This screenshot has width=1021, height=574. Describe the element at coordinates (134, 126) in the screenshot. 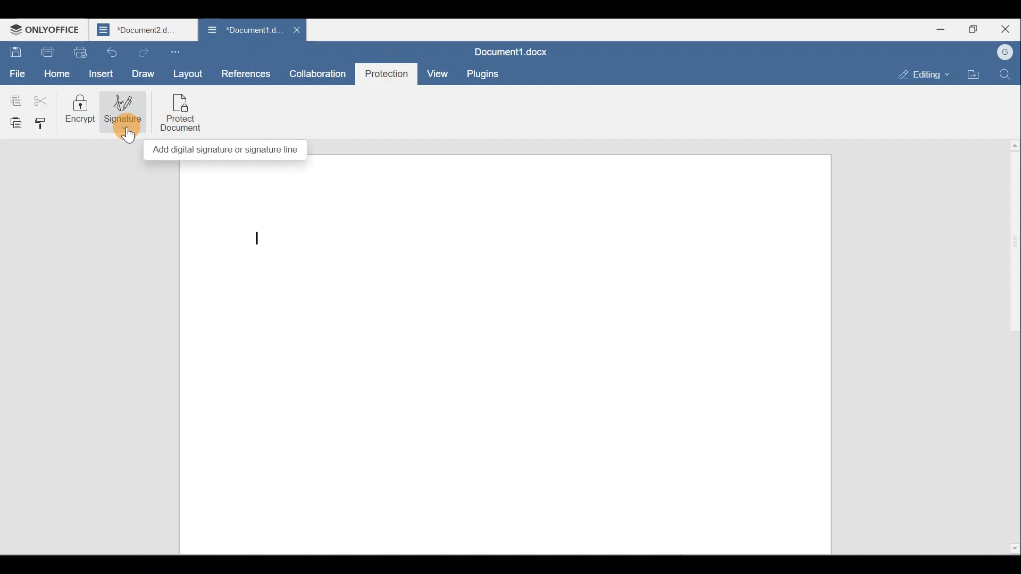

I see `Cursor on signature` at that location.